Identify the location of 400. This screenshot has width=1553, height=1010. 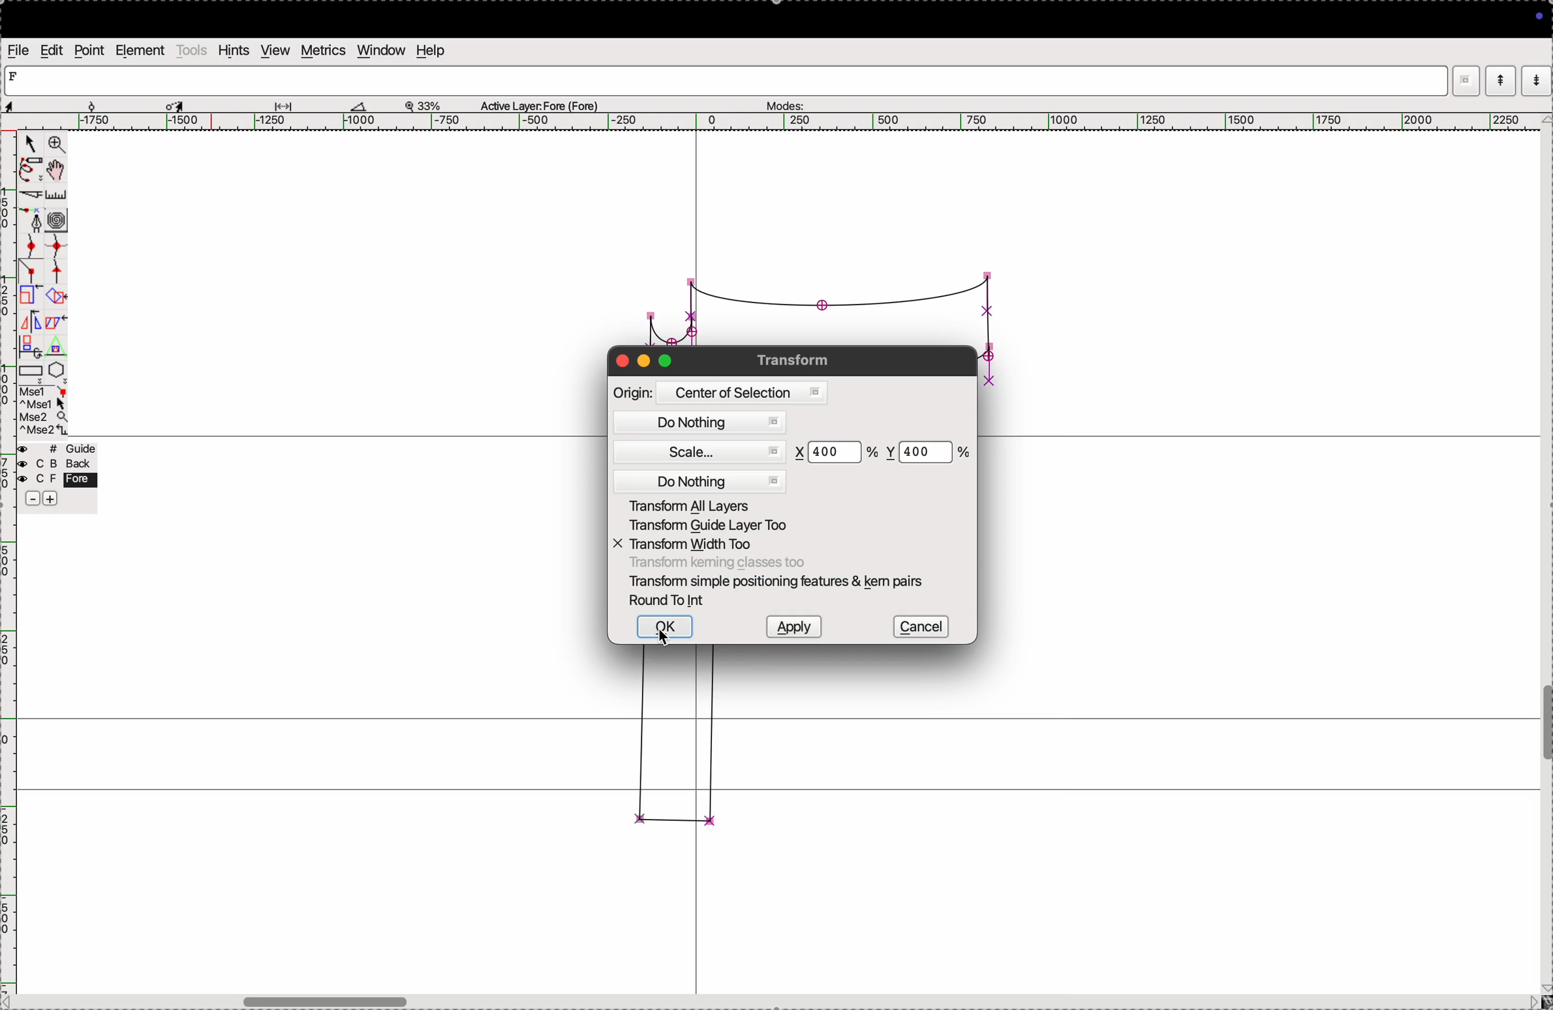
(920, 449).